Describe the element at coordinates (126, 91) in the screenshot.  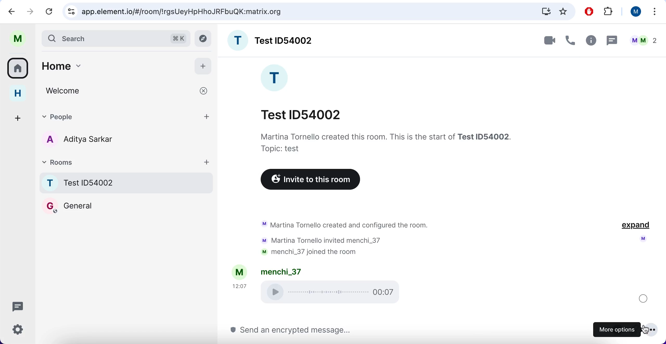
I see `welcome` at that location.